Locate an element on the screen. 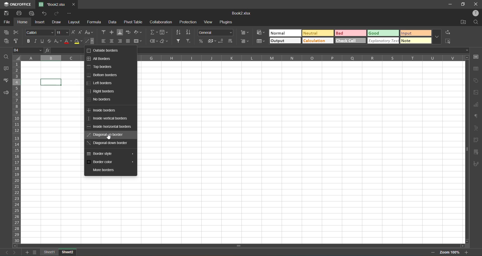 This screenshot has height=256, width=482. profile is located at coordinates (475, 14).